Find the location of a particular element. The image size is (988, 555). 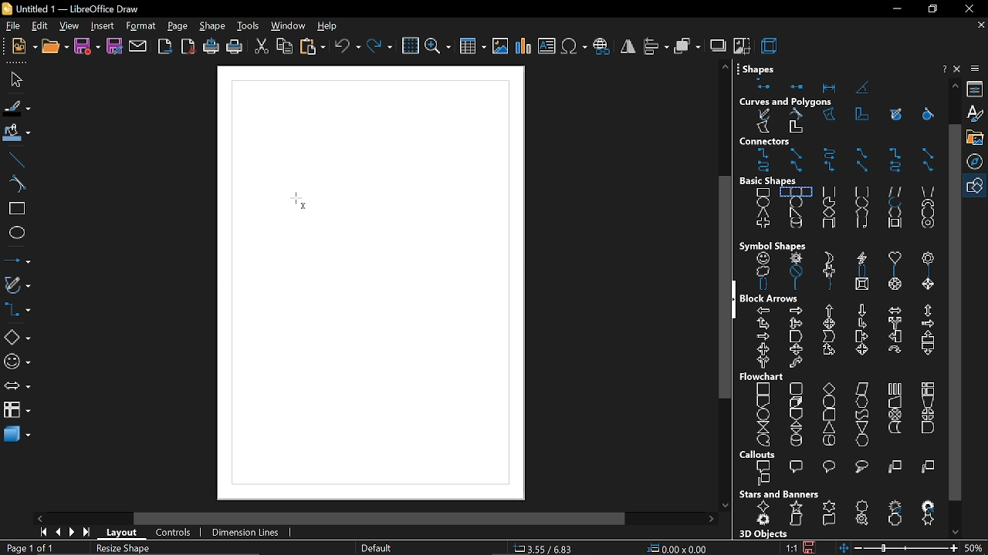

position is located at coordinates (677, 549).